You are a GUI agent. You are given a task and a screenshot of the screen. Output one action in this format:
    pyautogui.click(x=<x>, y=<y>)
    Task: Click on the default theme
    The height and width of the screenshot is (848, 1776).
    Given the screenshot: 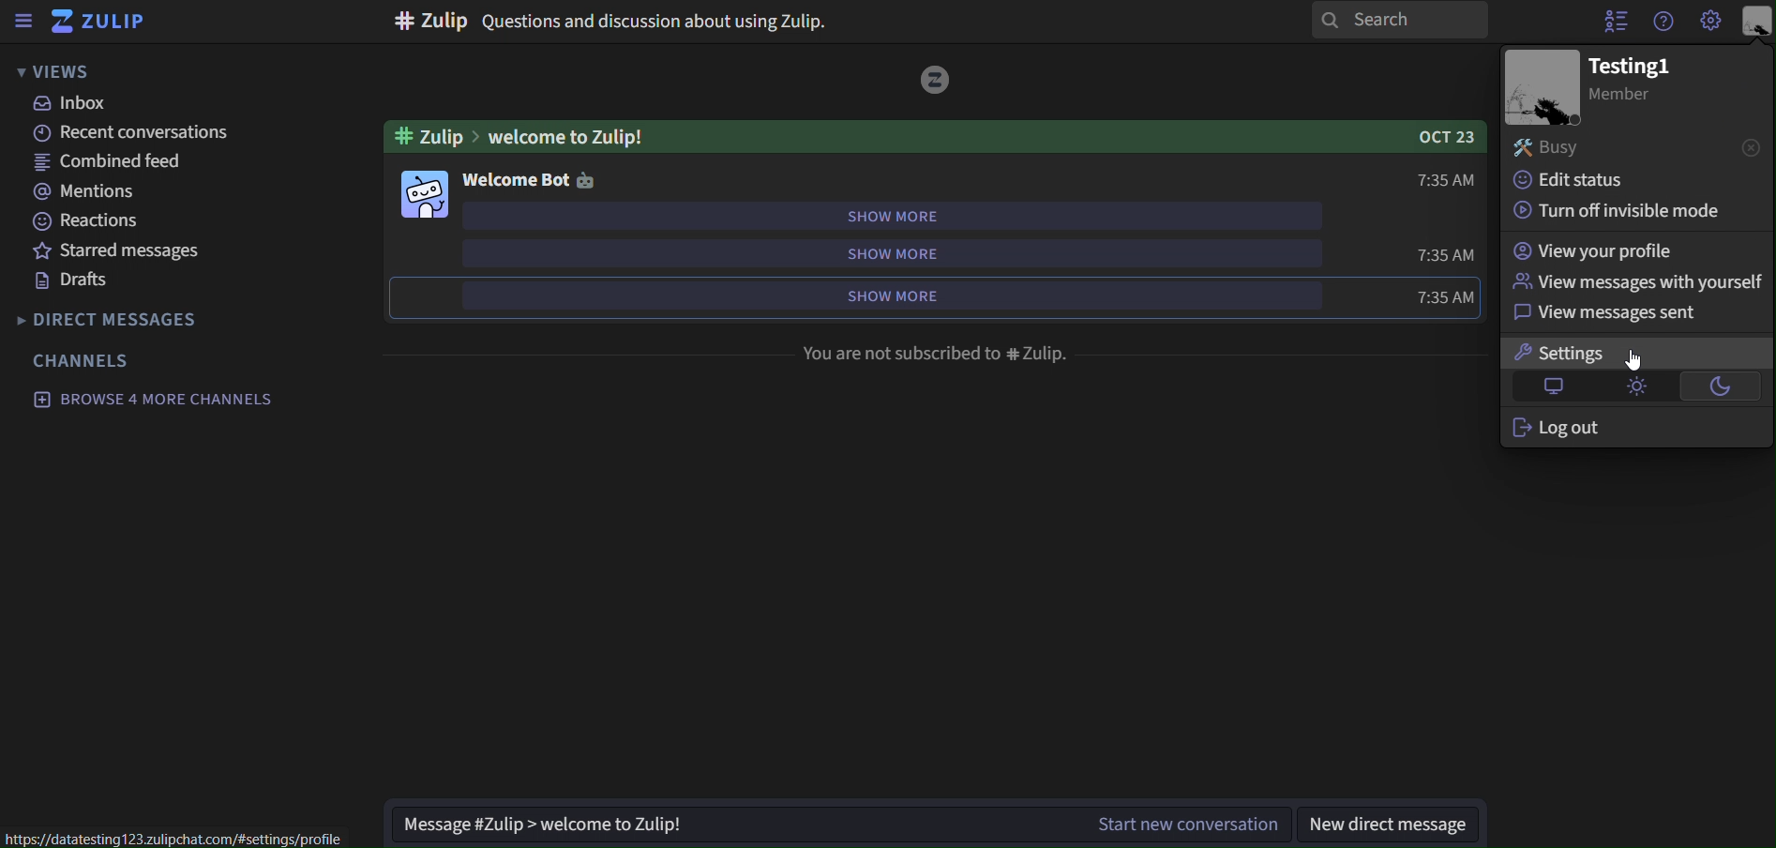 What is the action you would take?
    pyautogui.click(x=1557, y=386)
    